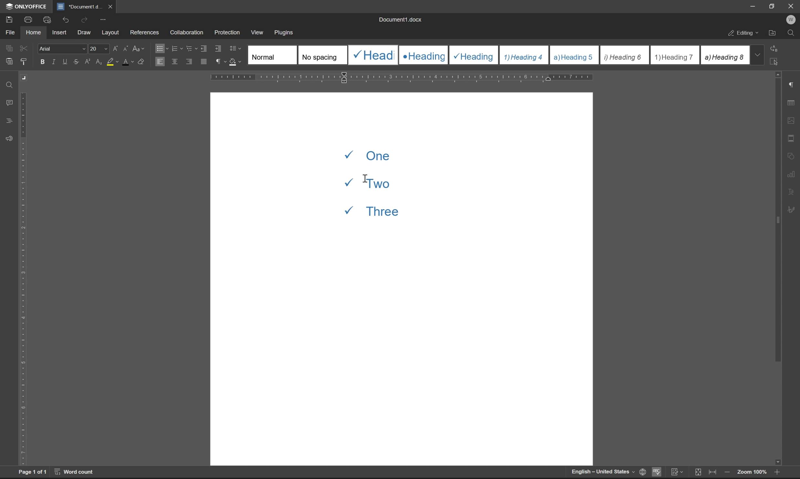 The width and height of the screenshot is (800, 479). Describe the element at coordinates (273, 55) in the screenshot. I see `Normal` at that location.